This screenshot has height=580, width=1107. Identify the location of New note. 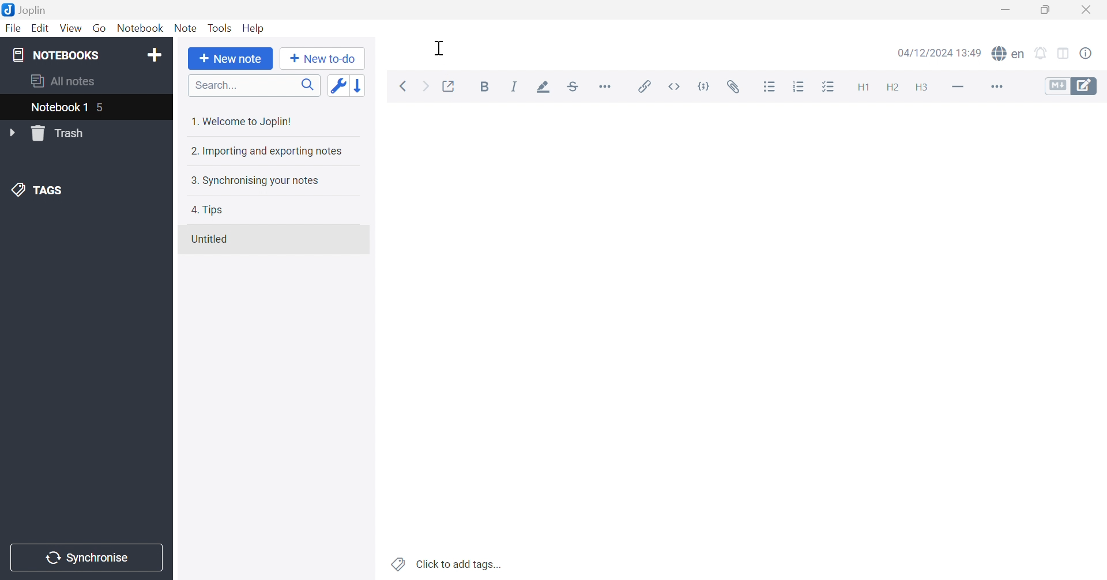
(233, 59).